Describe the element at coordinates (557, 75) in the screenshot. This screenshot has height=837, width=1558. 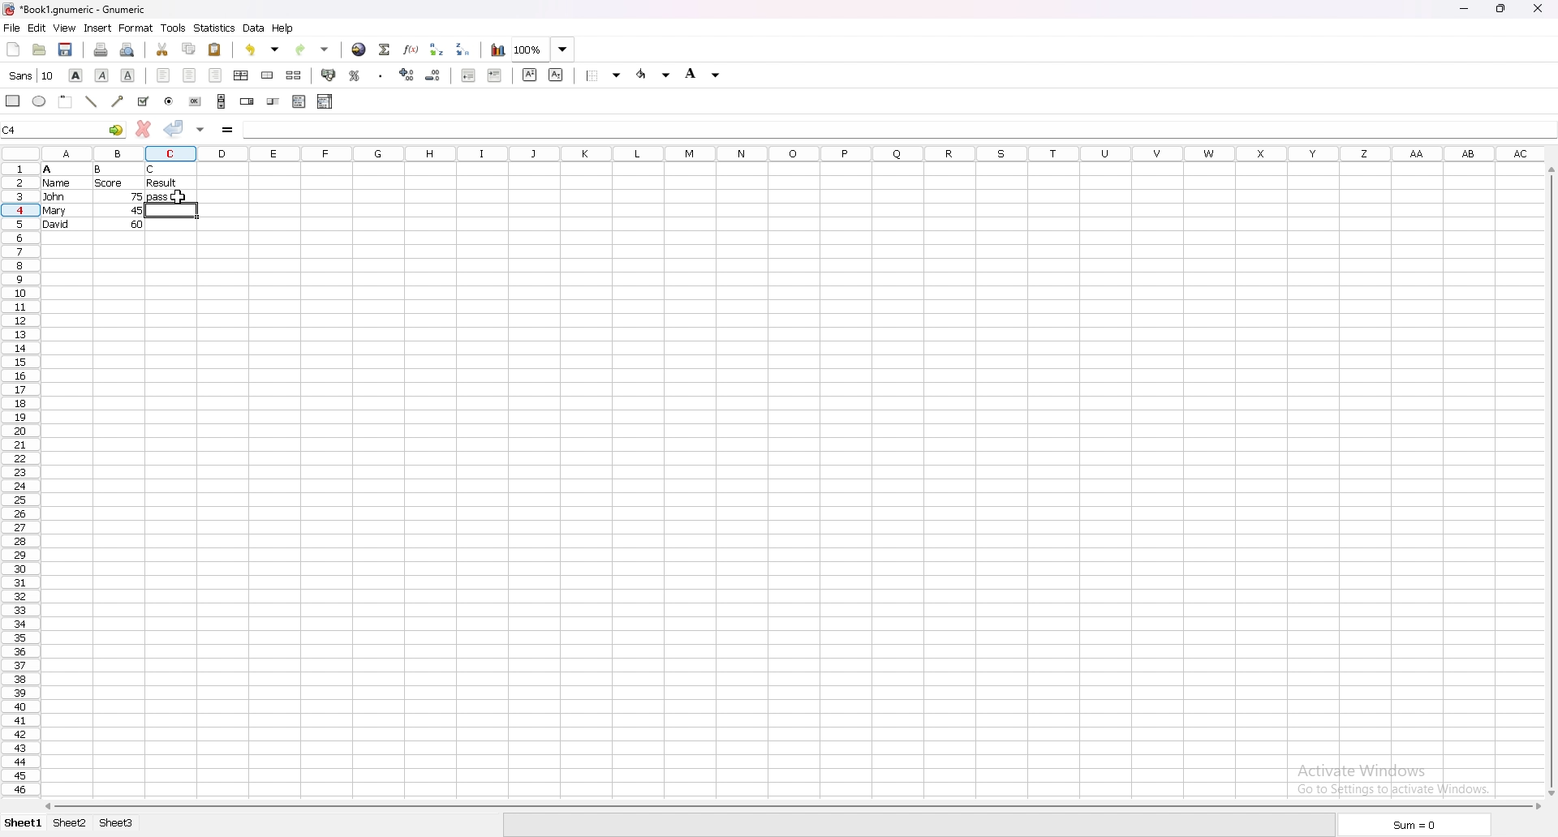
I see `subscript` at that location.